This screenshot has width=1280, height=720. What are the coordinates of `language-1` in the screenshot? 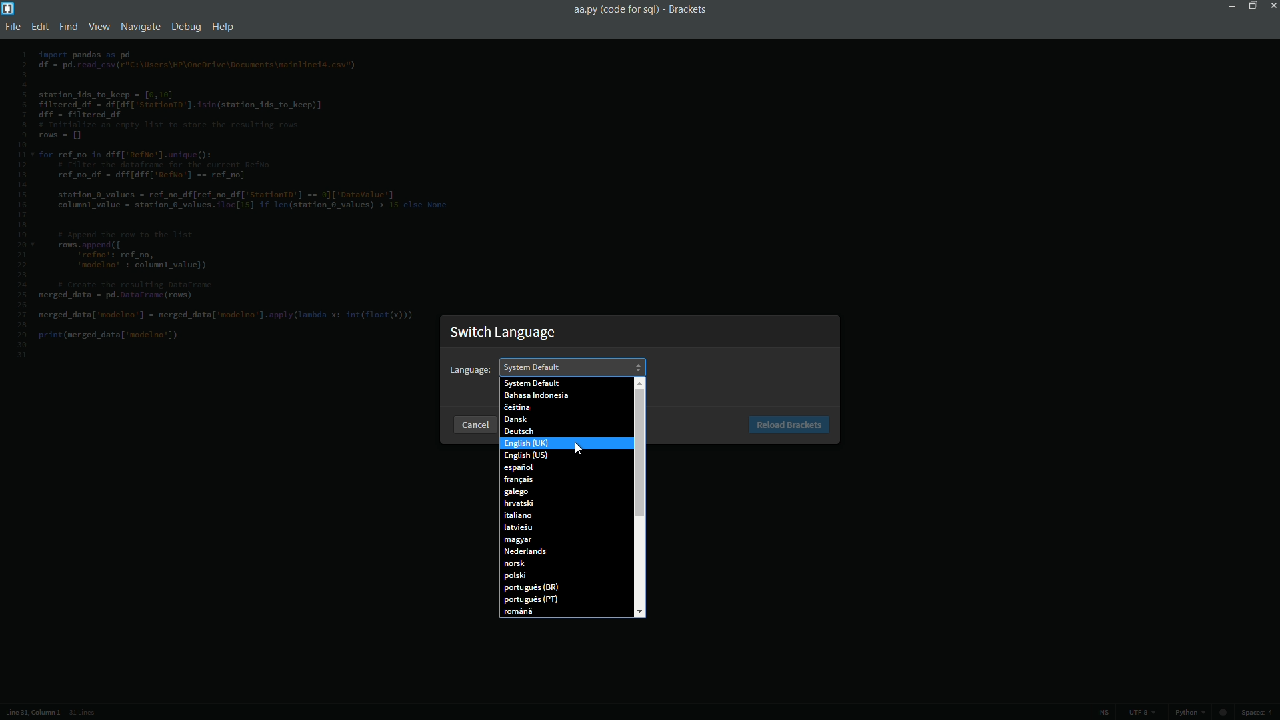 It's located at (535, 397).